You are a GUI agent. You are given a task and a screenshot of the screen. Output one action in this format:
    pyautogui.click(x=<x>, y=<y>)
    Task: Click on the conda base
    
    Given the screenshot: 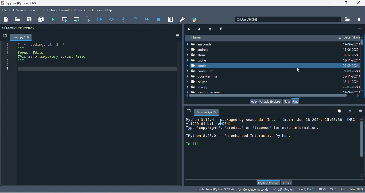 What is the action you would take?
    pyautogui.click(x=215, y=189)
    